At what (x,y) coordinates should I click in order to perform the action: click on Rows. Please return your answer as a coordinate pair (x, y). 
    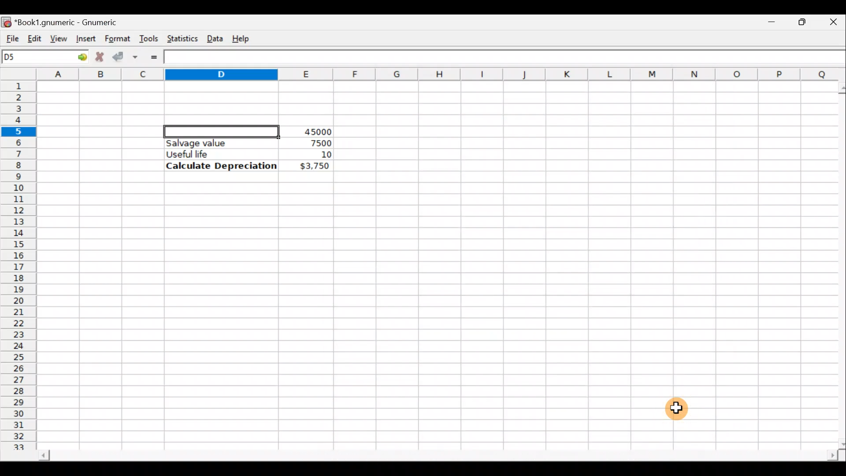
    Looking at the image, I should click on (19, 260).